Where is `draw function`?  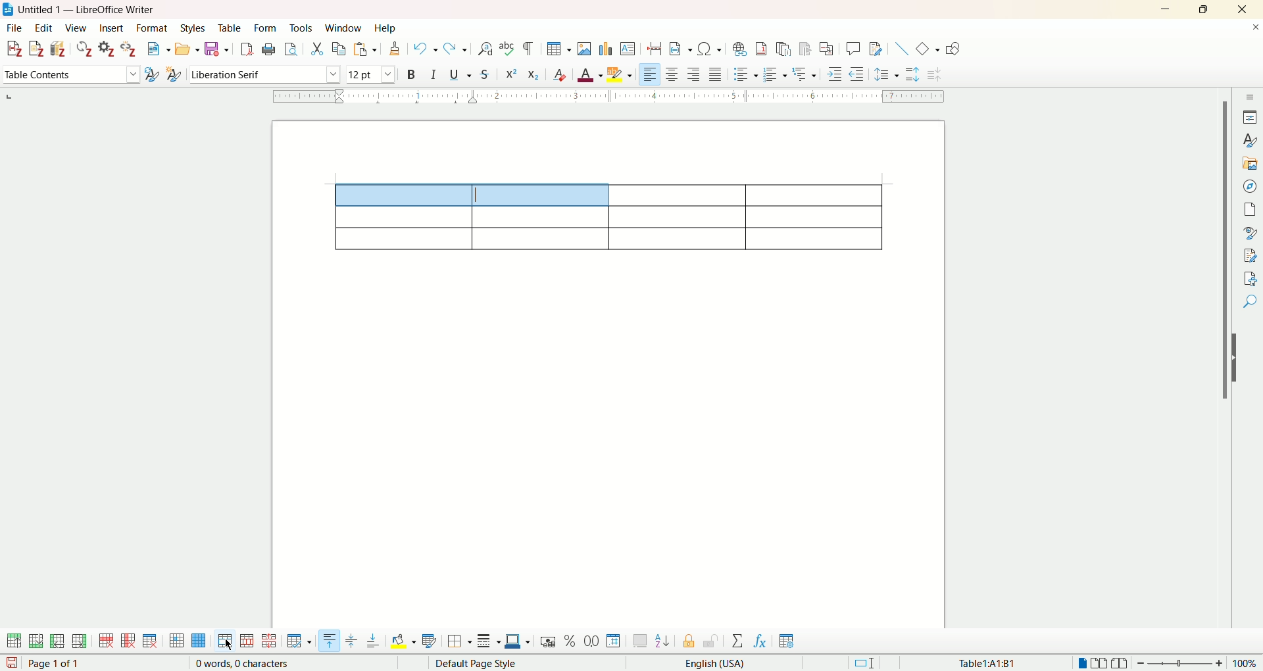
draw function is located at coordinates (954, 50).